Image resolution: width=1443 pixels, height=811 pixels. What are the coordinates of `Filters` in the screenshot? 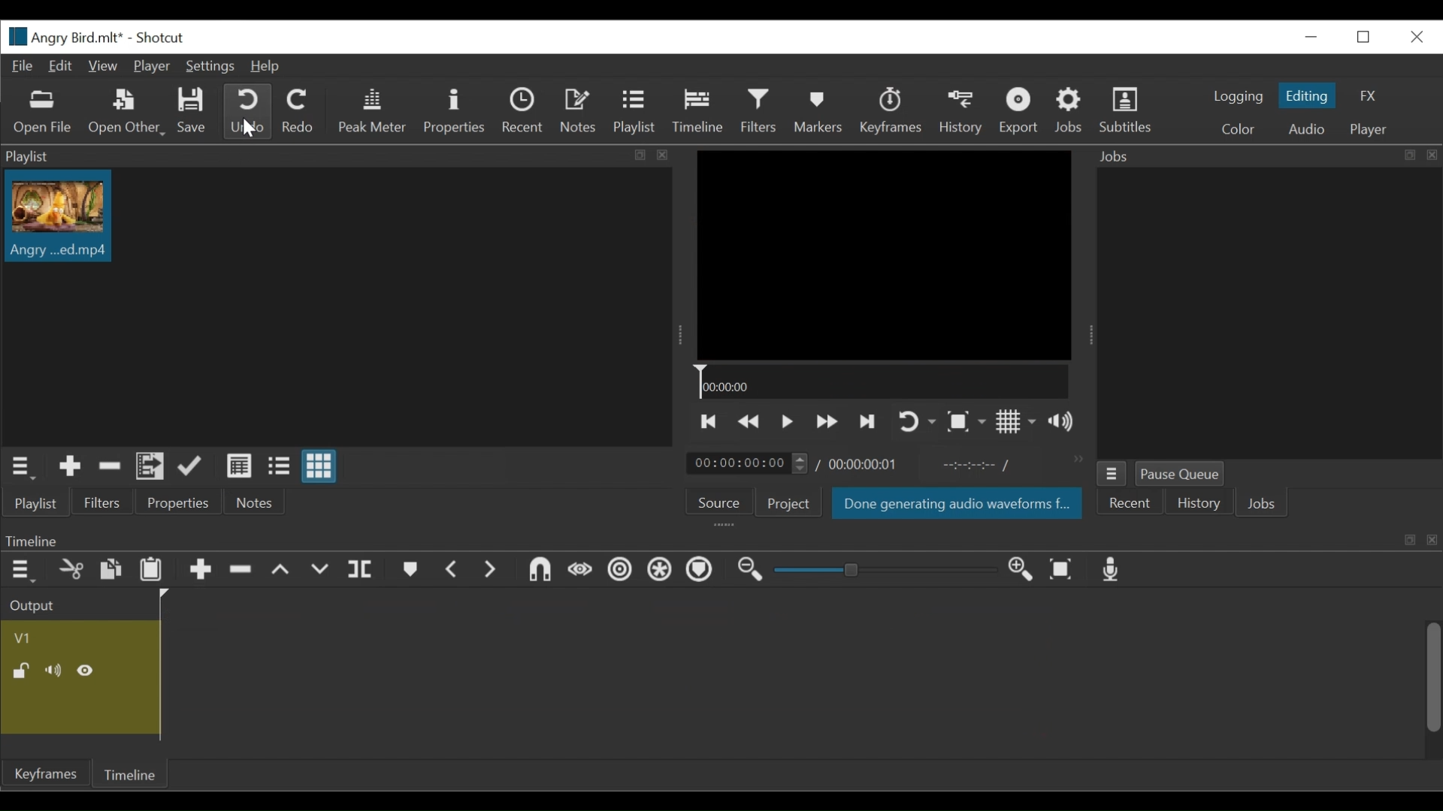 It's located at (101, 502).